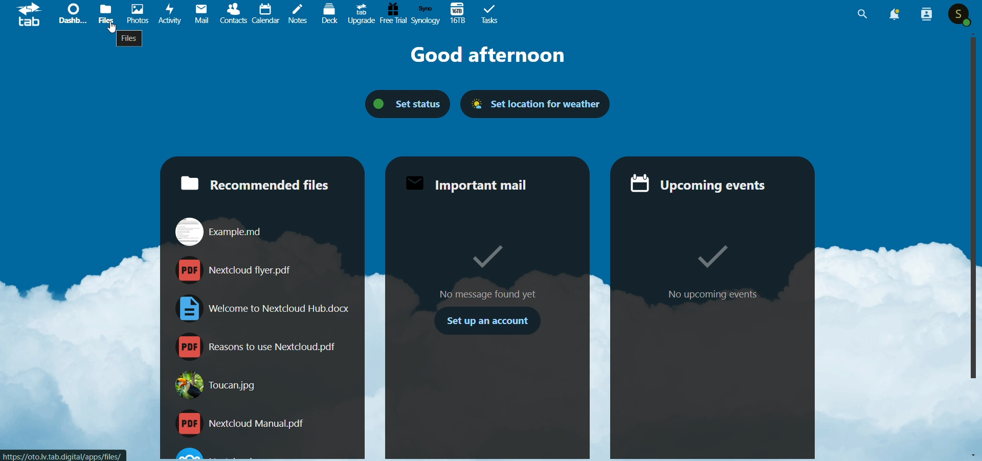 Image resolution: width=982 pixels, height=461 pixels. What do you see at coordinates (489, 54) in the screenshot?
I see `good afternoon` at bounding box center [489, 54].